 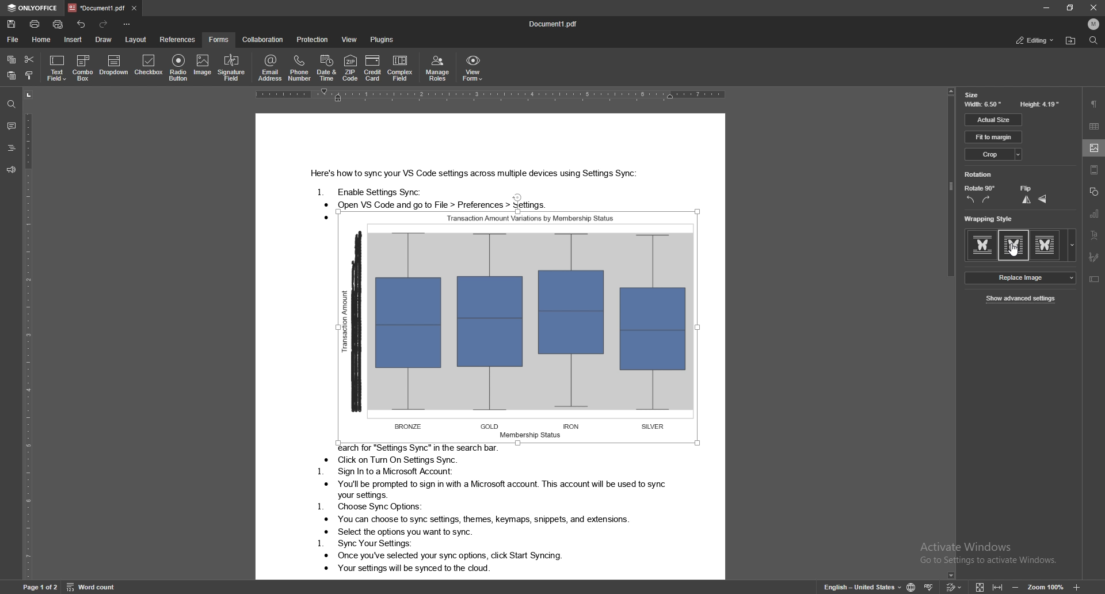 What do you see at coordinates (559, 22) in the screenshot?
I see `docuement` at bounding box center [559, 22].